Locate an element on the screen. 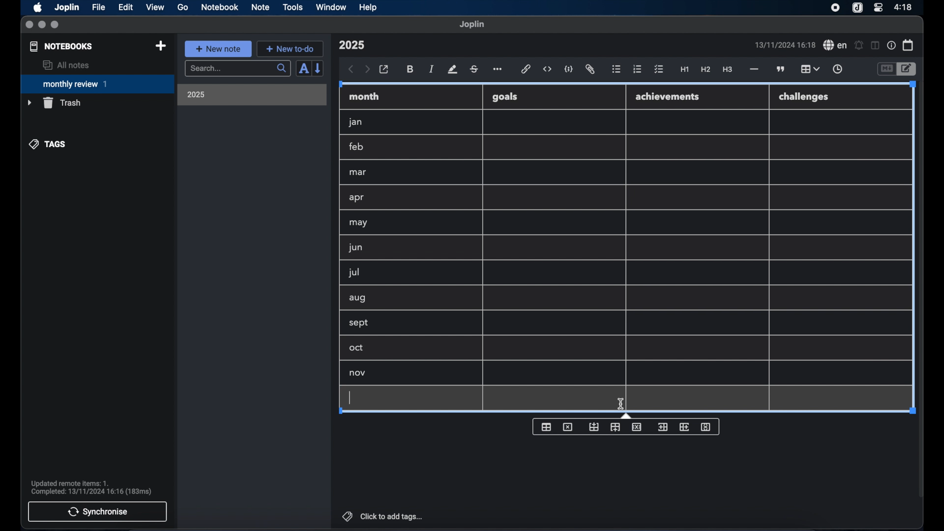 This screenshot has height=531, width=944. joplin icon is located at coordinates (856, 8).